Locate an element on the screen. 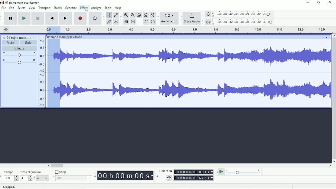  Tempo Range is located at coordinates (11, 178).